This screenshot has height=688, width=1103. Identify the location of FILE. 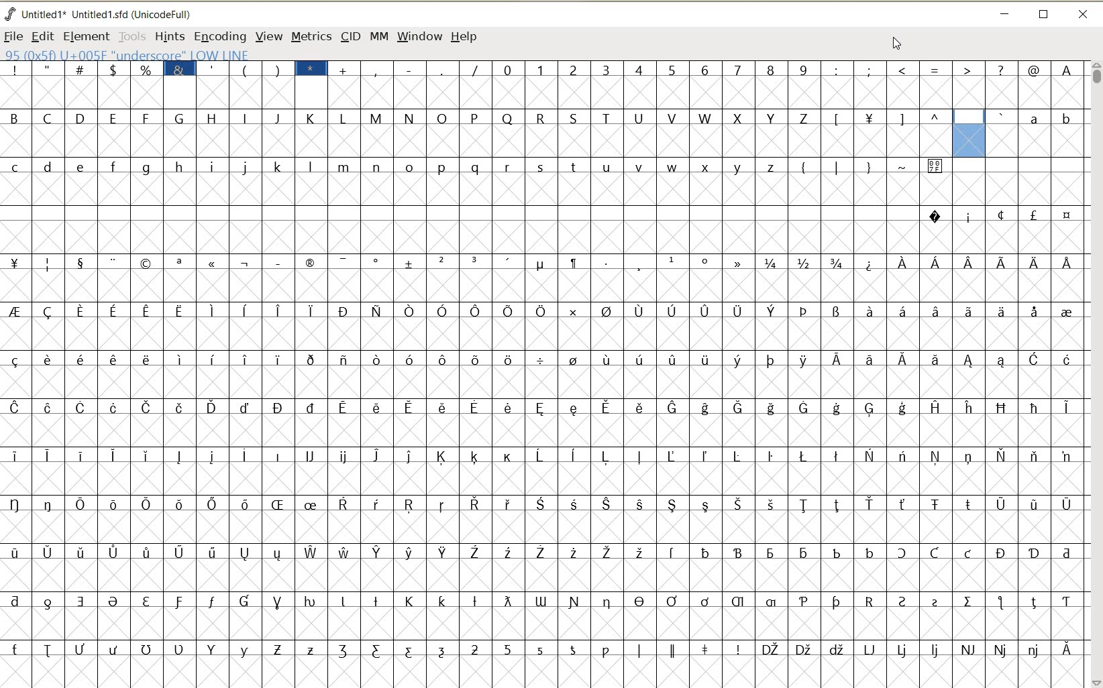
(13, 36).